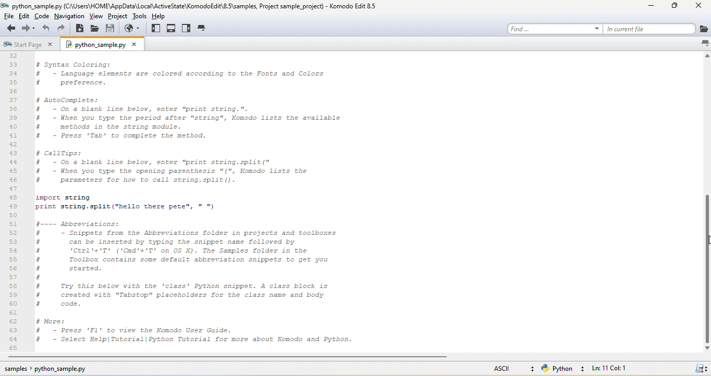 This screenshot has width=711, height=376. Describe the element at coordinates (564, 369) in the screenshot. I see `python` at that location.